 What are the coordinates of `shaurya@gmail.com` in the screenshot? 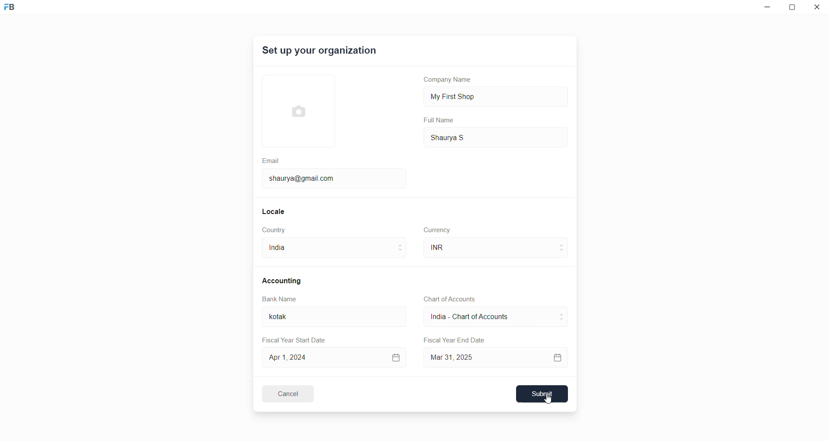 It's located at (305, 177).